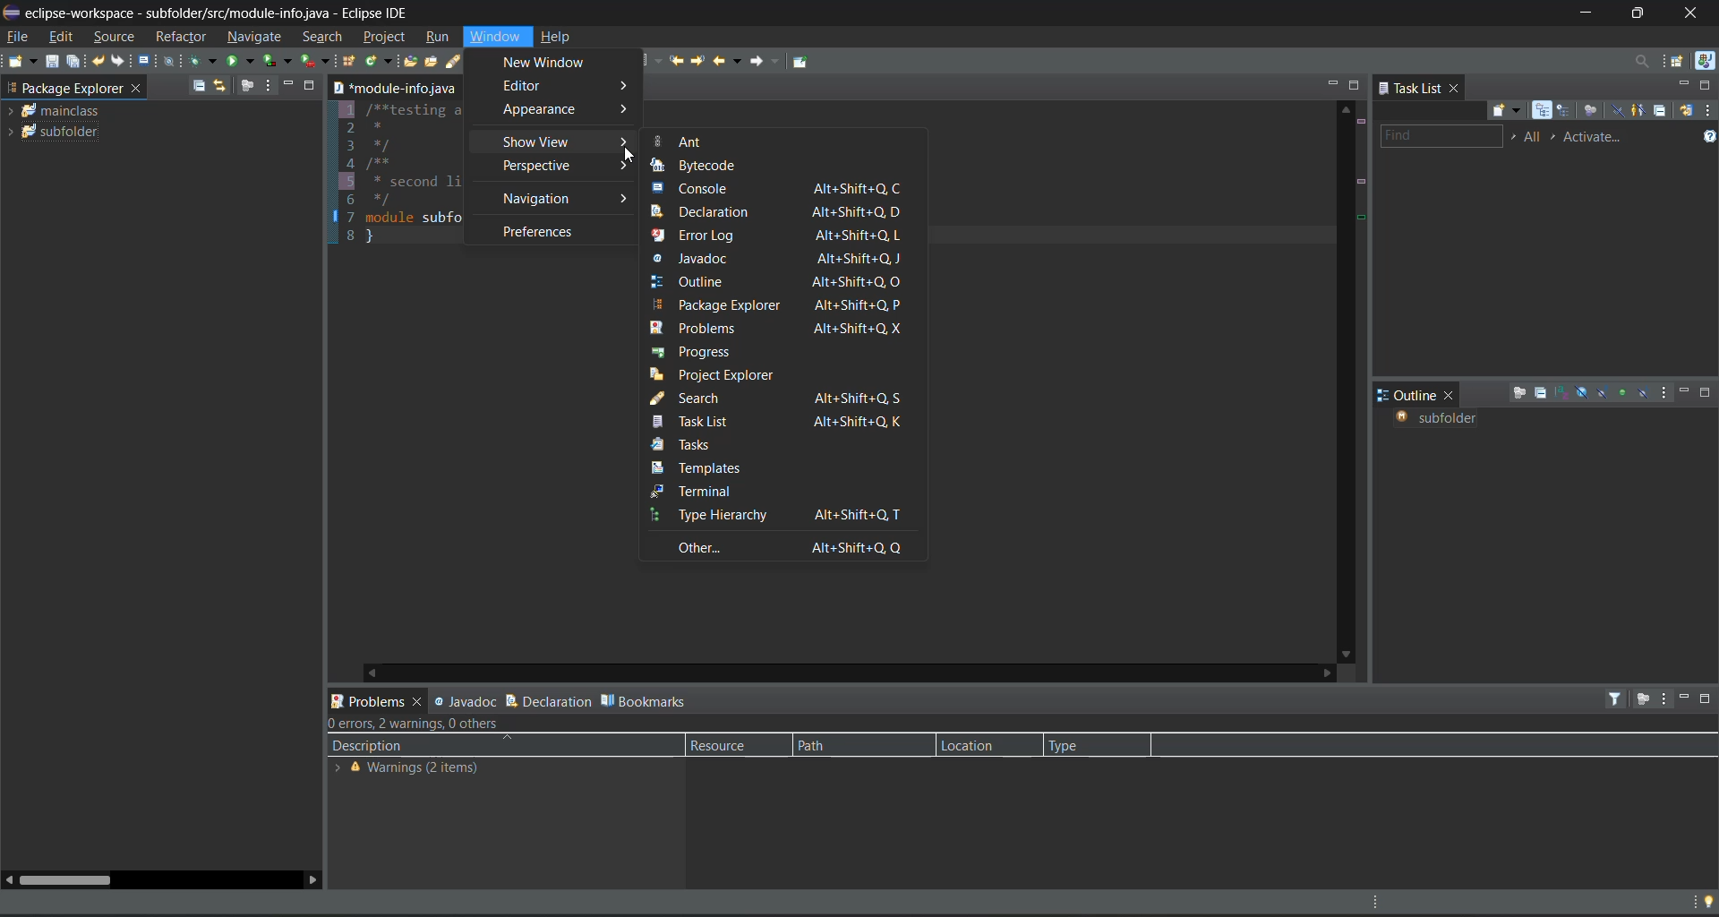 This screenshot has height=917, width=1719. I want to click on information, so click(423, 769).